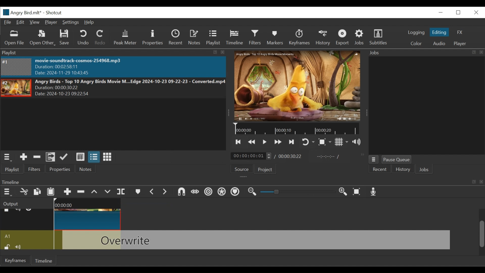  Describe the element at coordinates (275, 37) in the screenshot. I see `Markers` at that location.